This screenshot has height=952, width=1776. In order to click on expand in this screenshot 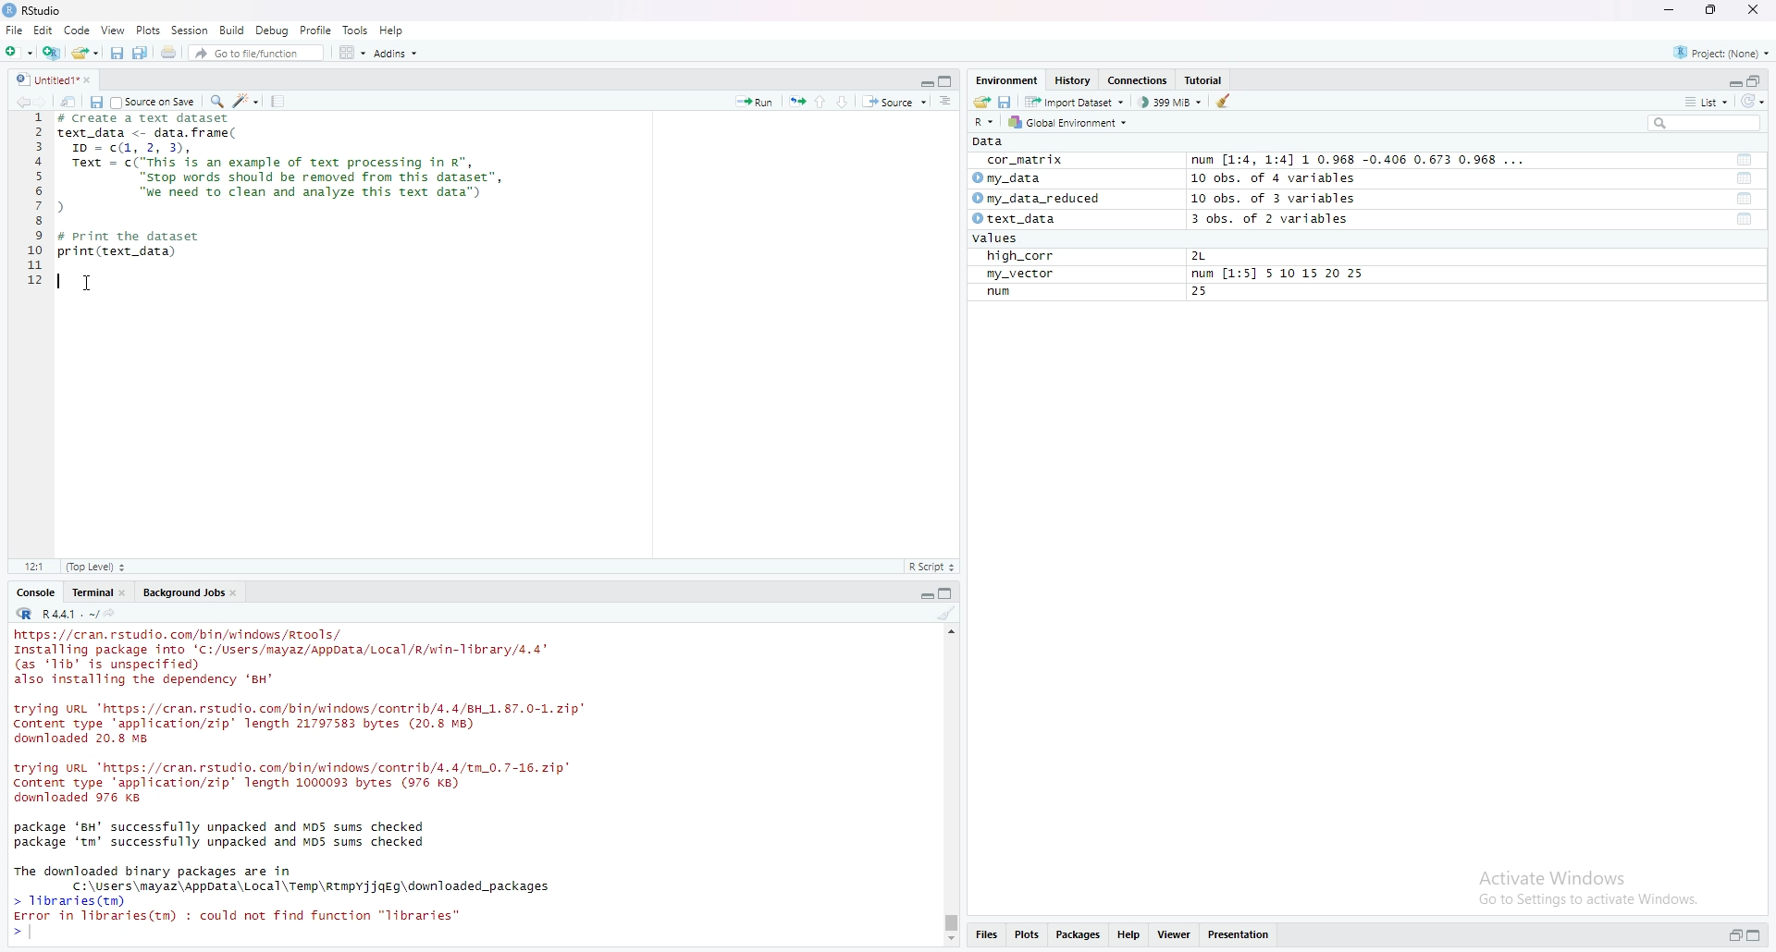, I will do `click(926, 83)`.